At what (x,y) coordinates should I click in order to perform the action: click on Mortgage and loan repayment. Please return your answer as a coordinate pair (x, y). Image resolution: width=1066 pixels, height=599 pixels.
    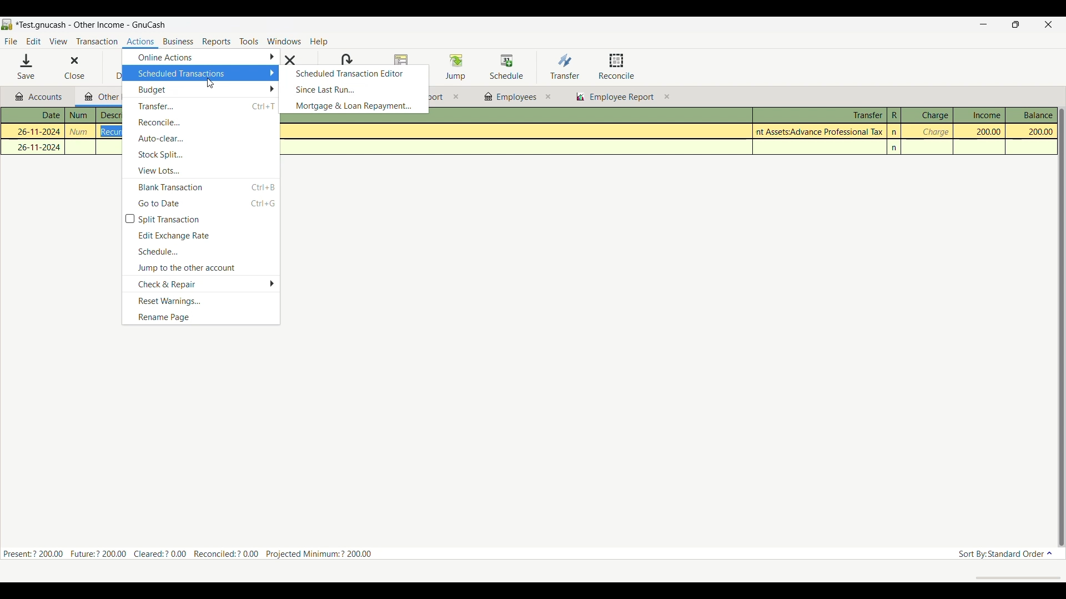
    Looking at the image, I should click on (354, 106).